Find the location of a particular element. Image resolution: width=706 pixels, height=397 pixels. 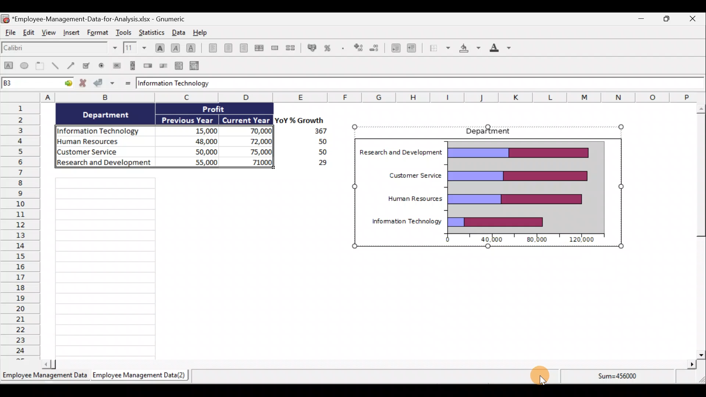

Create an arrow object is located at coordinates (72, 65).